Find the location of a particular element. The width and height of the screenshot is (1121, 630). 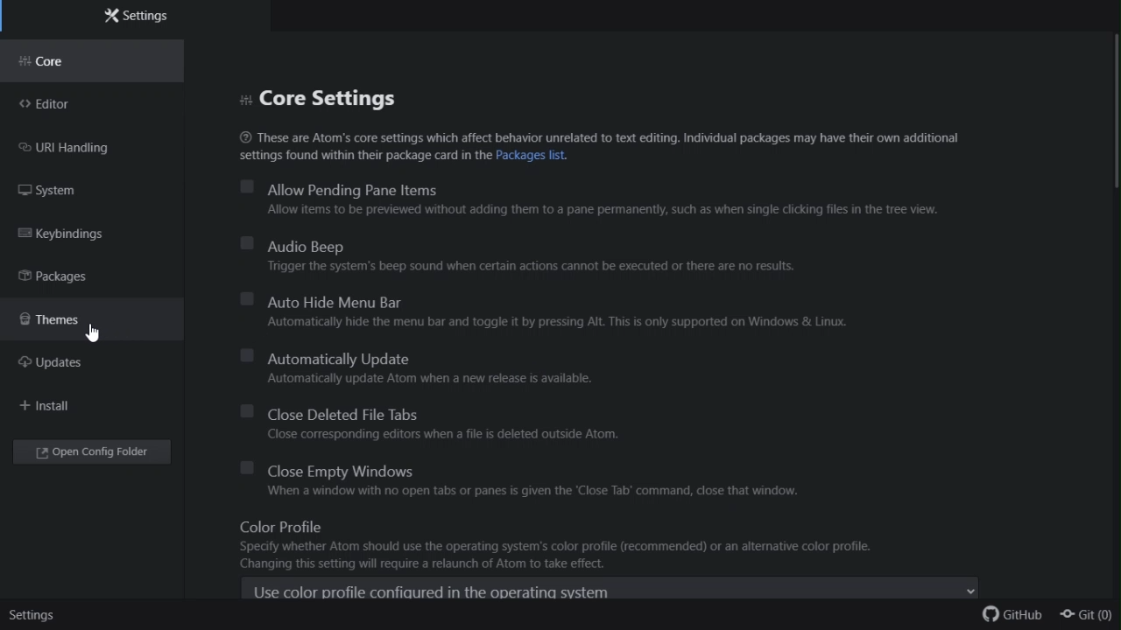

settings is located at coordinates (35, 615).